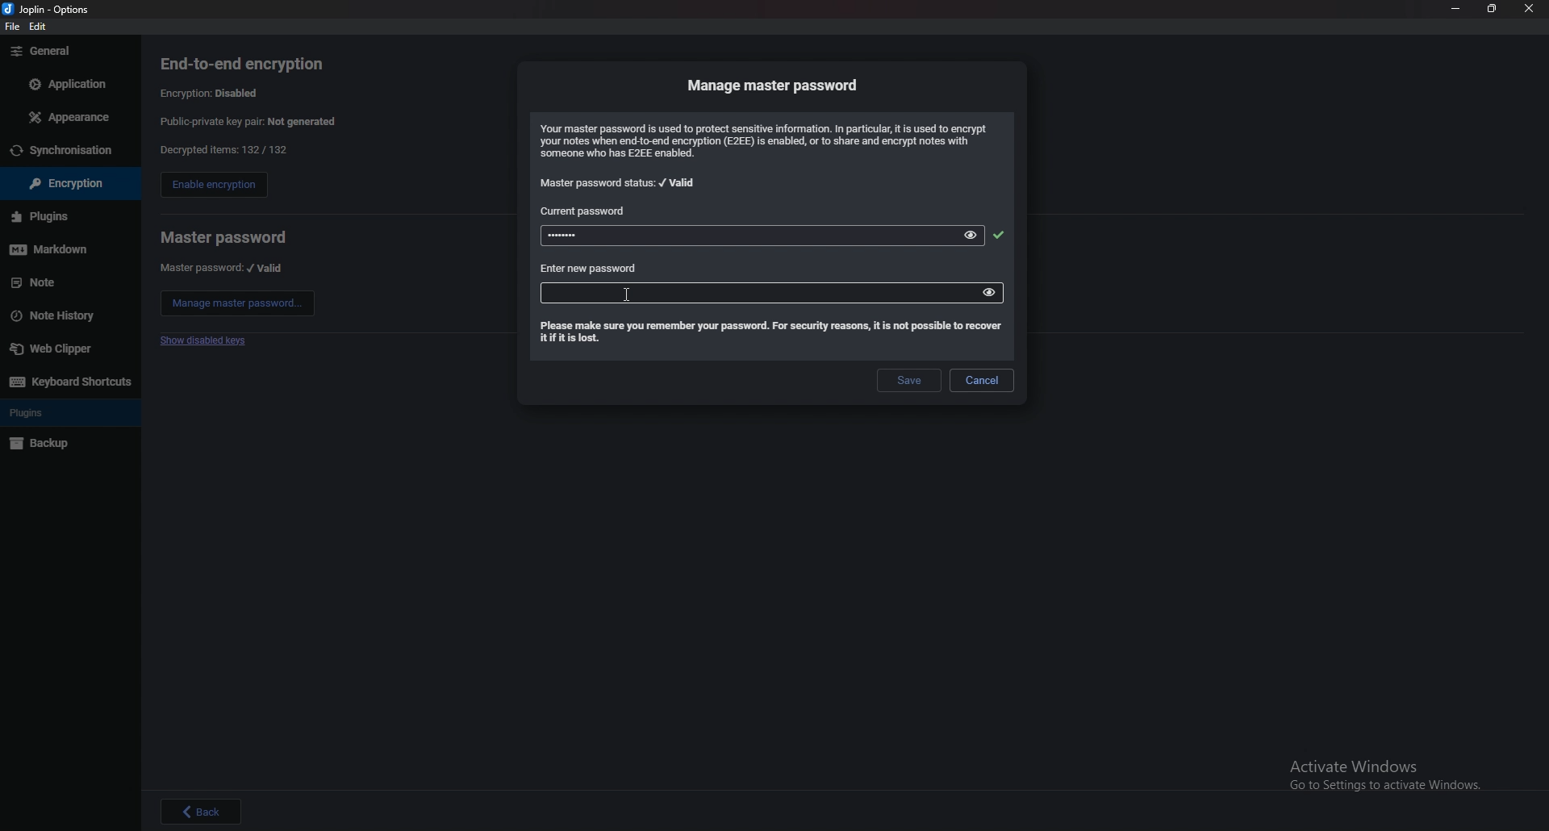 The image size is (1549, 831). I want to click on master password status, so click(620, 183).